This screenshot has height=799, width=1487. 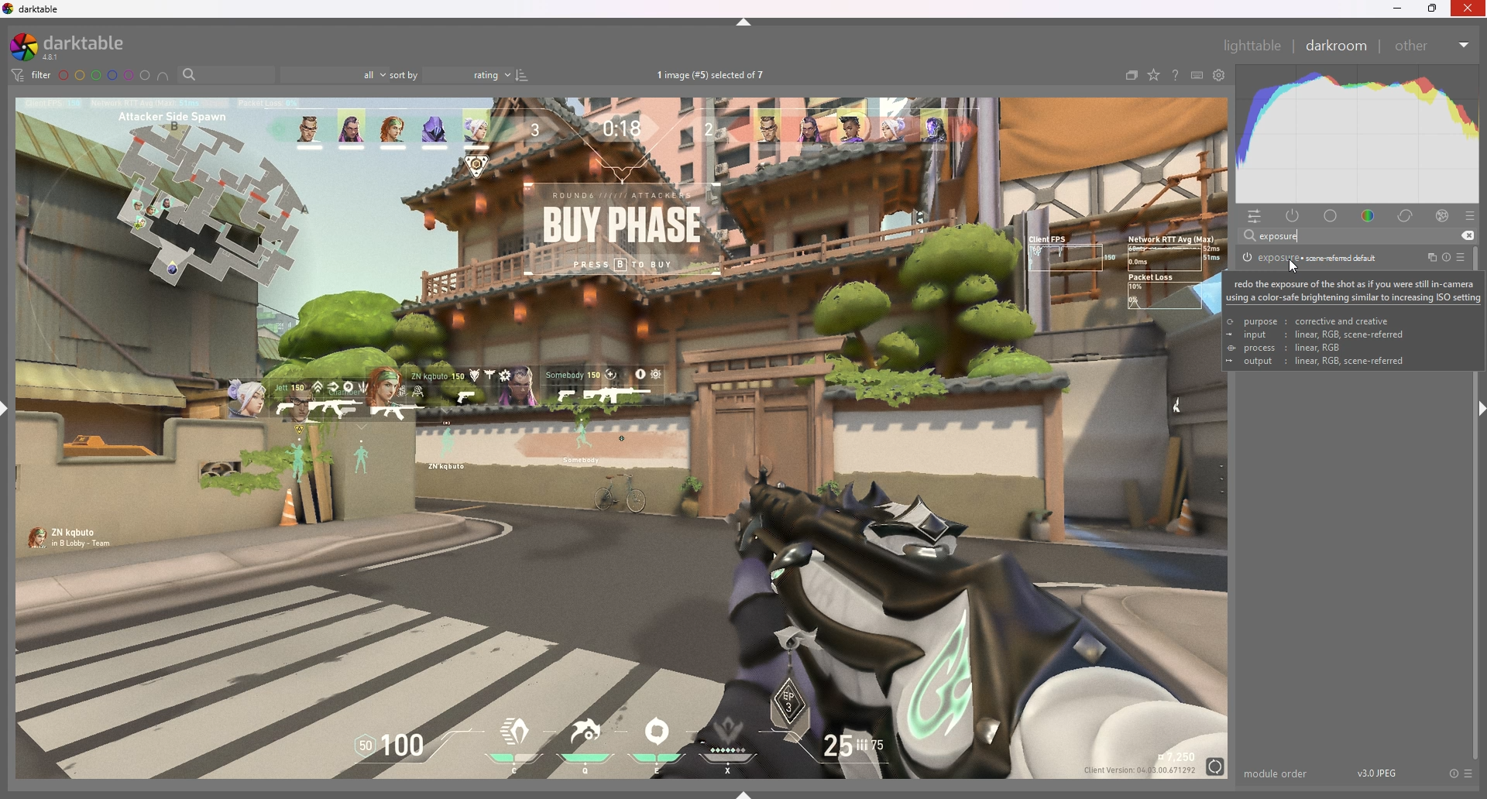 I want to click on darktable, so click(x=78, y=46).